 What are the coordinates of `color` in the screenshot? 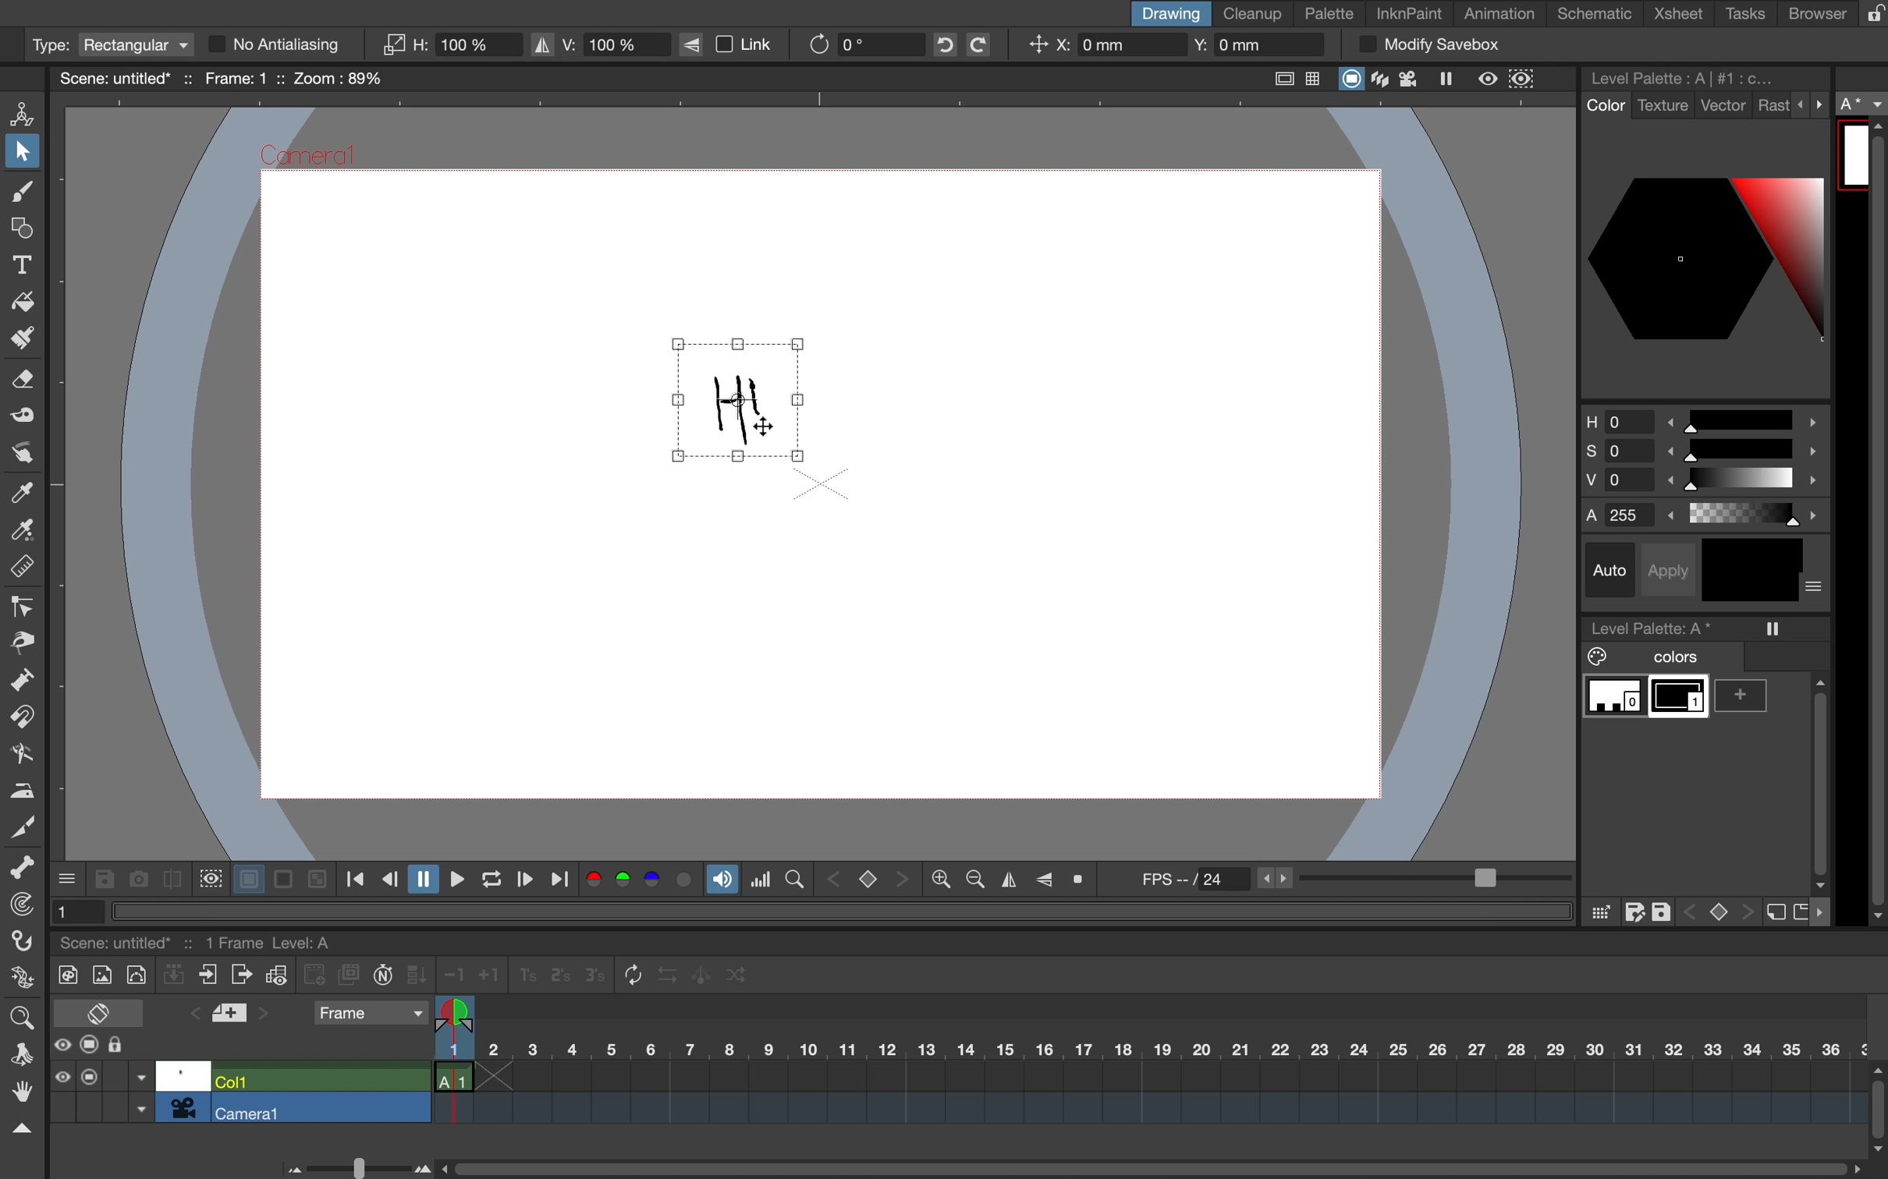 It's located at (1603, 106).